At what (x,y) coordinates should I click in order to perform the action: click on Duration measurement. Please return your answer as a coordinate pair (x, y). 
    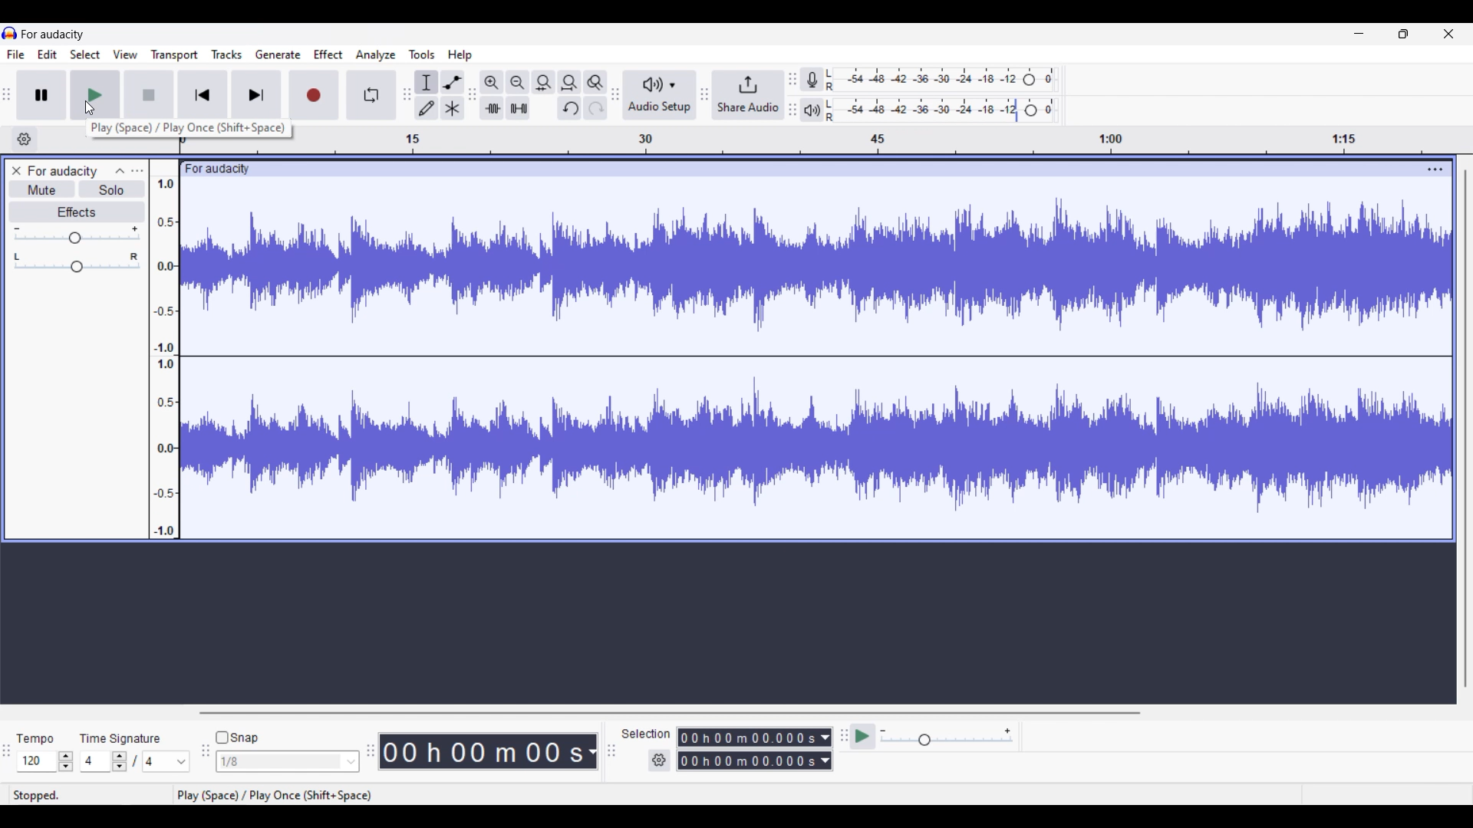
    Looking at the image, I should click on (592, 751).